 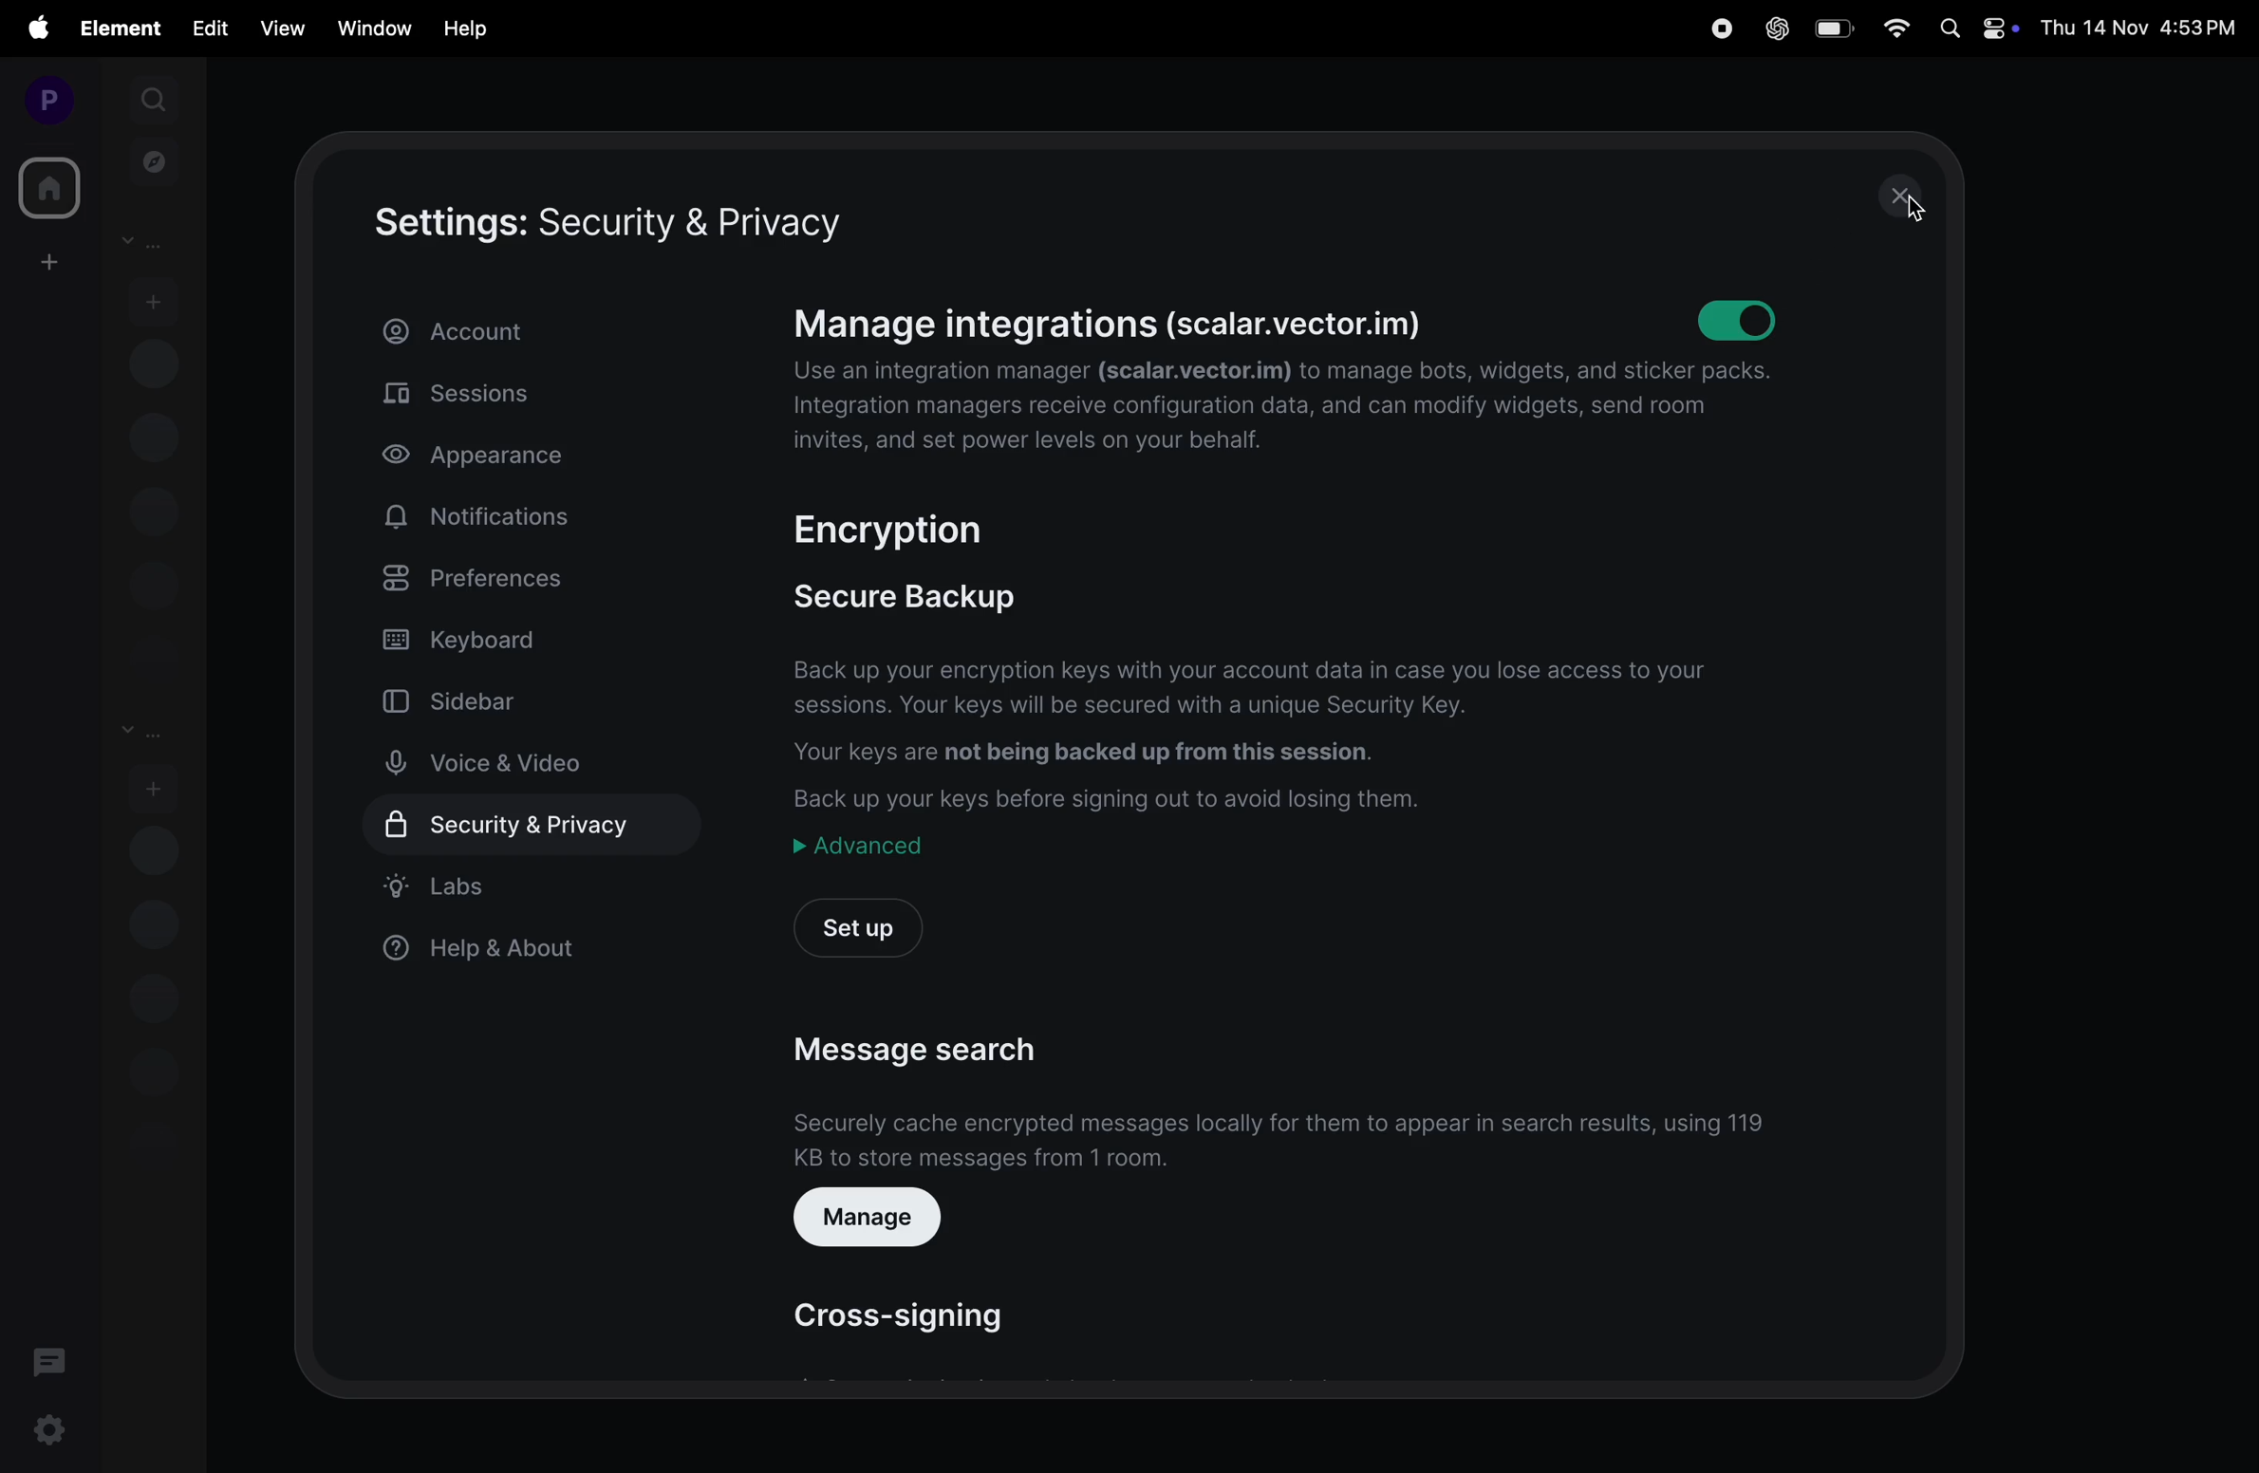 What do you see at coordinates (158, 789) in the screenshot?
I see `add room` at bounding box center [158, 789].